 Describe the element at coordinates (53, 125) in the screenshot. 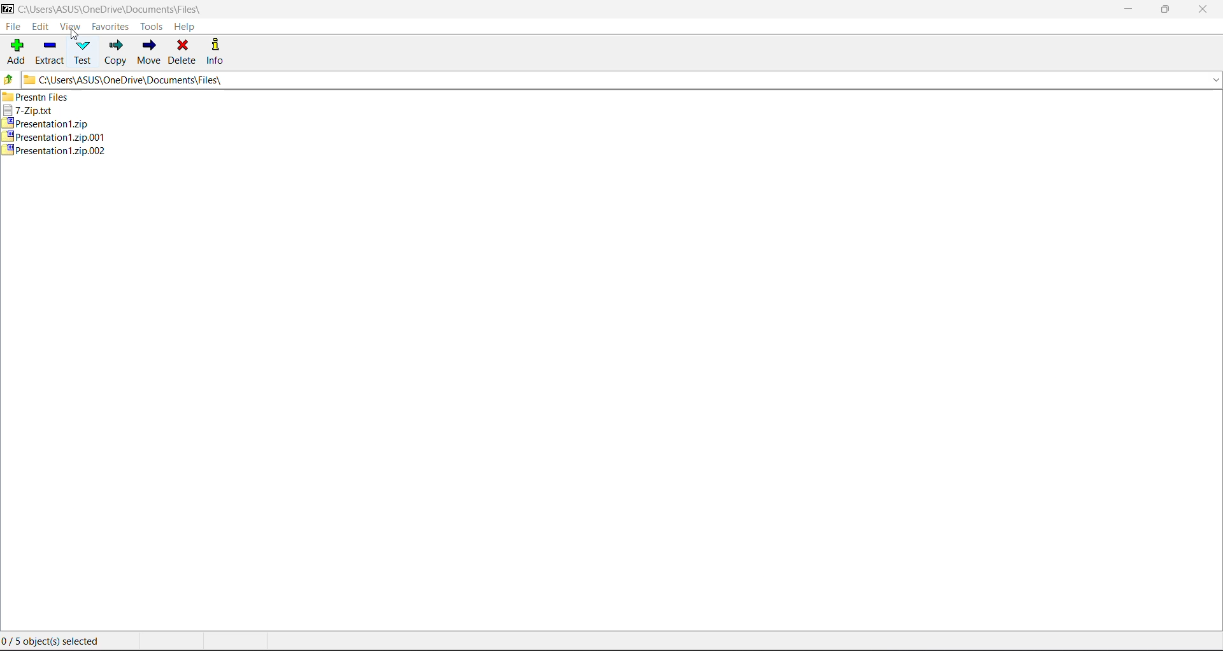

I see `Presentation1.zip` at that location.